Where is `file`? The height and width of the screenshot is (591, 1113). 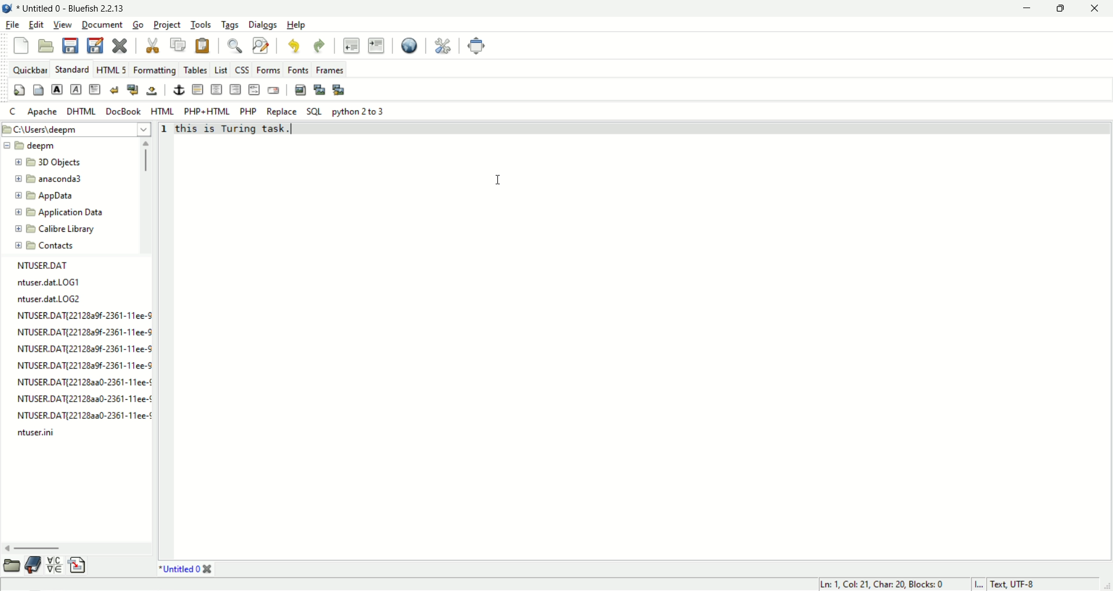 file is located at coordinates (11, 25).